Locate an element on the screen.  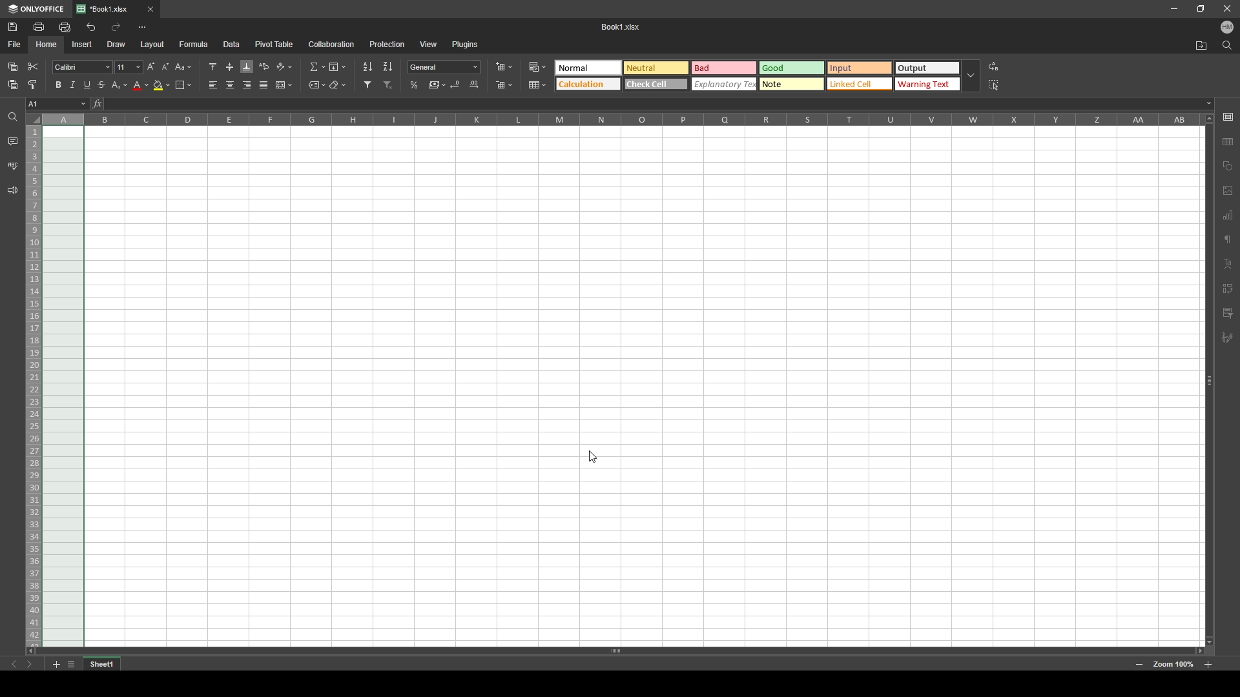
text alignment is located at coordinates (1228, 264).